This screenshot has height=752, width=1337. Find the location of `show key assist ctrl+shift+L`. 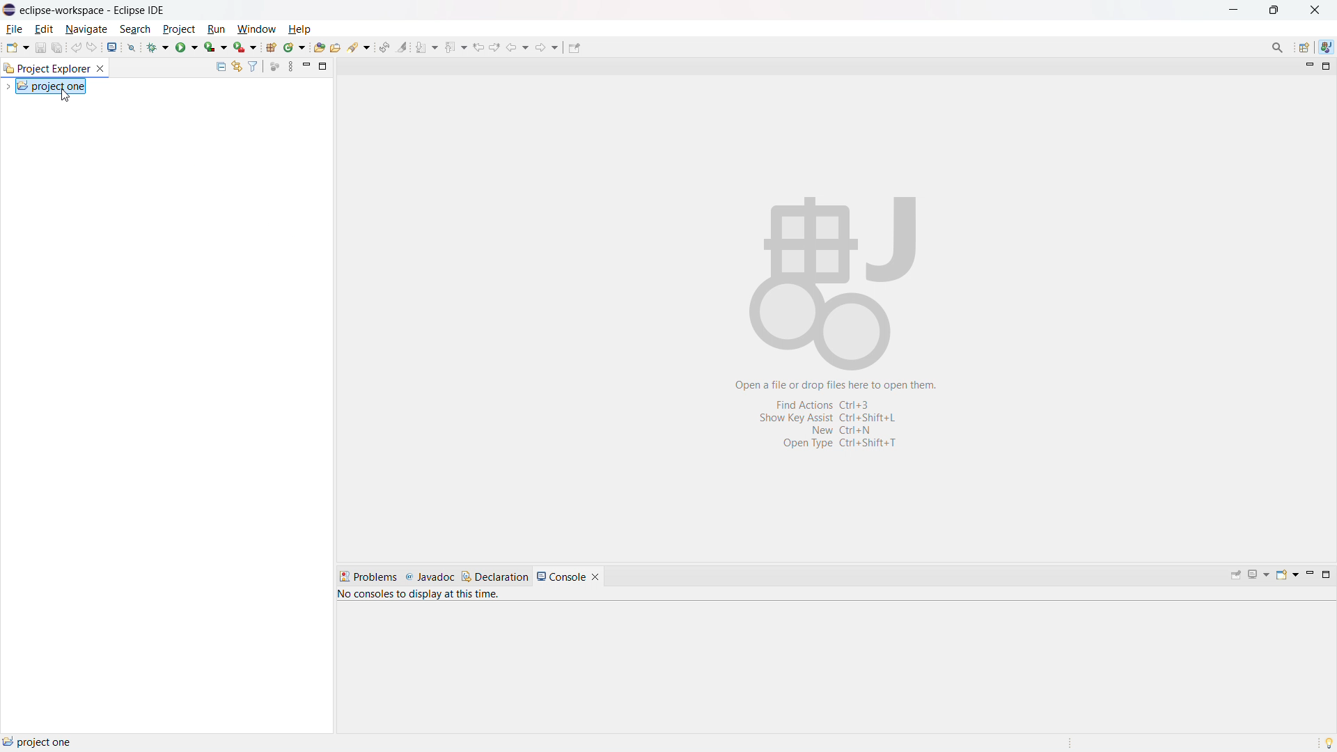

show key assist ctrl+shift+L is located at coordinates (824, 417).